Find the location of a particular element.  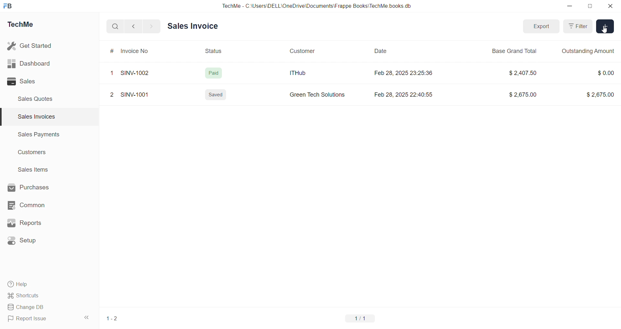

Minimize is located at coordinates (572, 6).